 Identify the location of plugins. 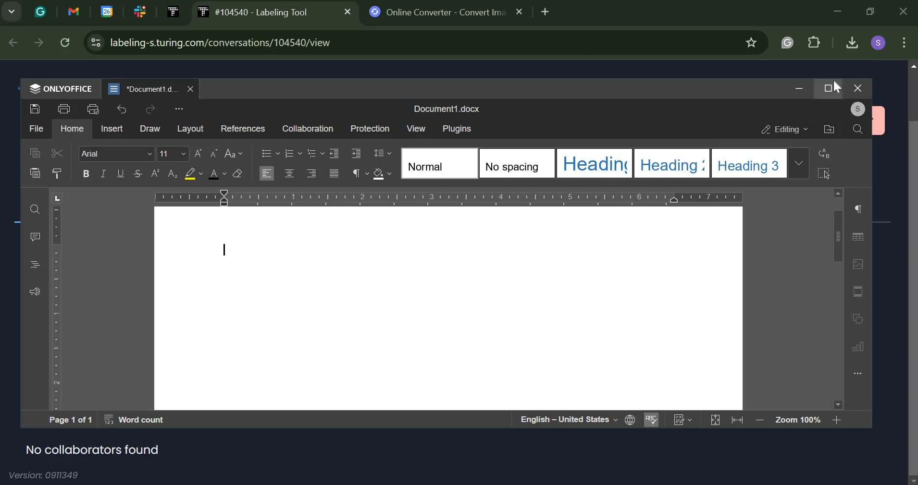
(456, 129).